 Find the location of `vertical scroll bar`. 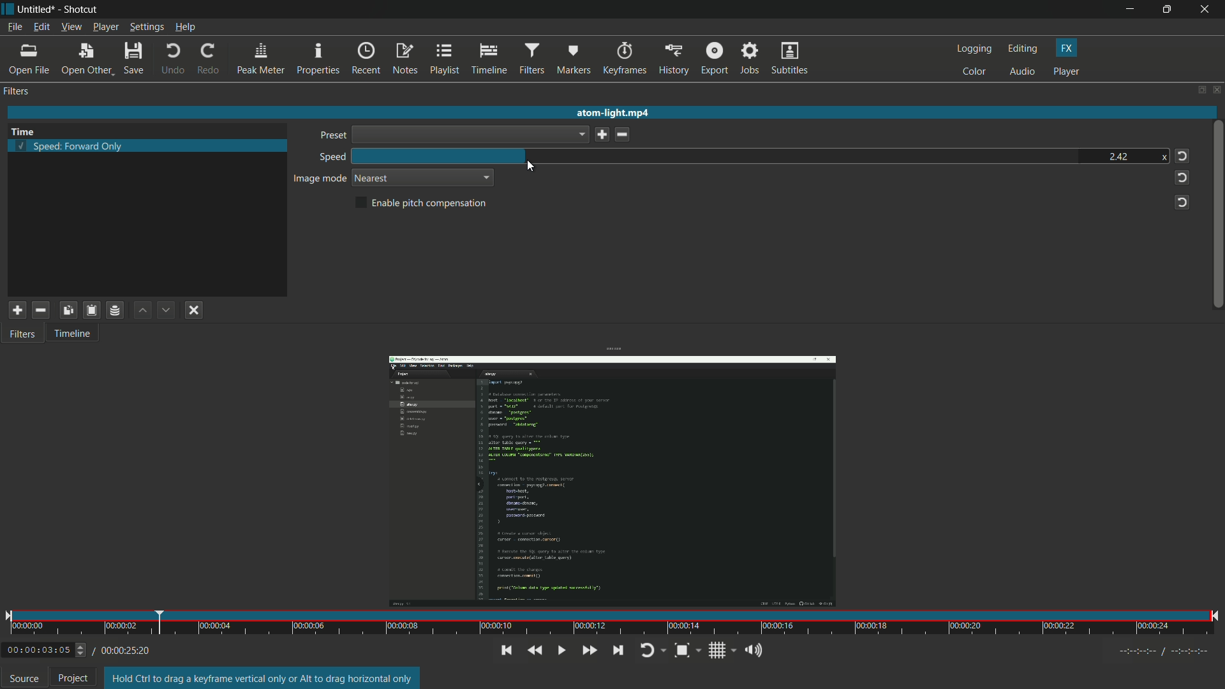

vertical scroll bar is located at coordinates (1217, 210).